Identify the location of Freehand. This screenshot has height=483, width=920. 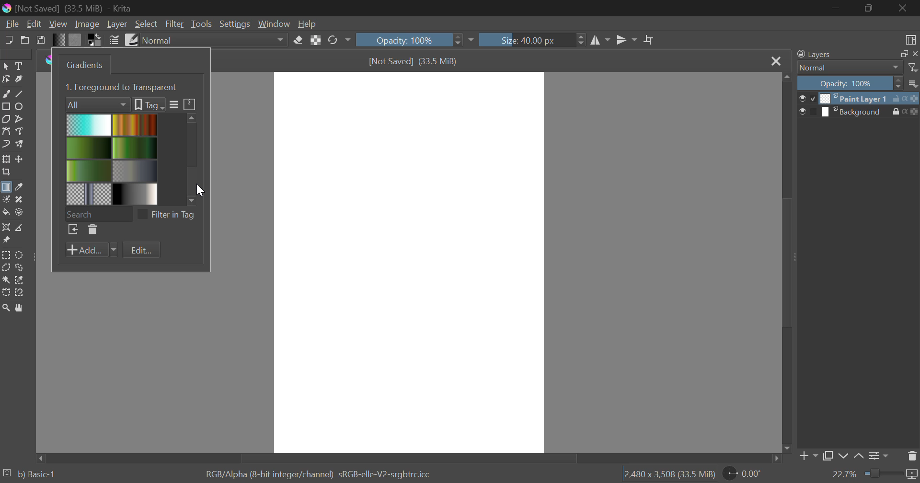
(6, 93).